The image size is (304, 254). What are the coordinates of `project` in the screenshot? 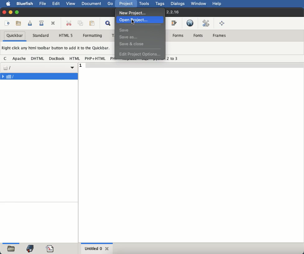 It's located at (126, 4).